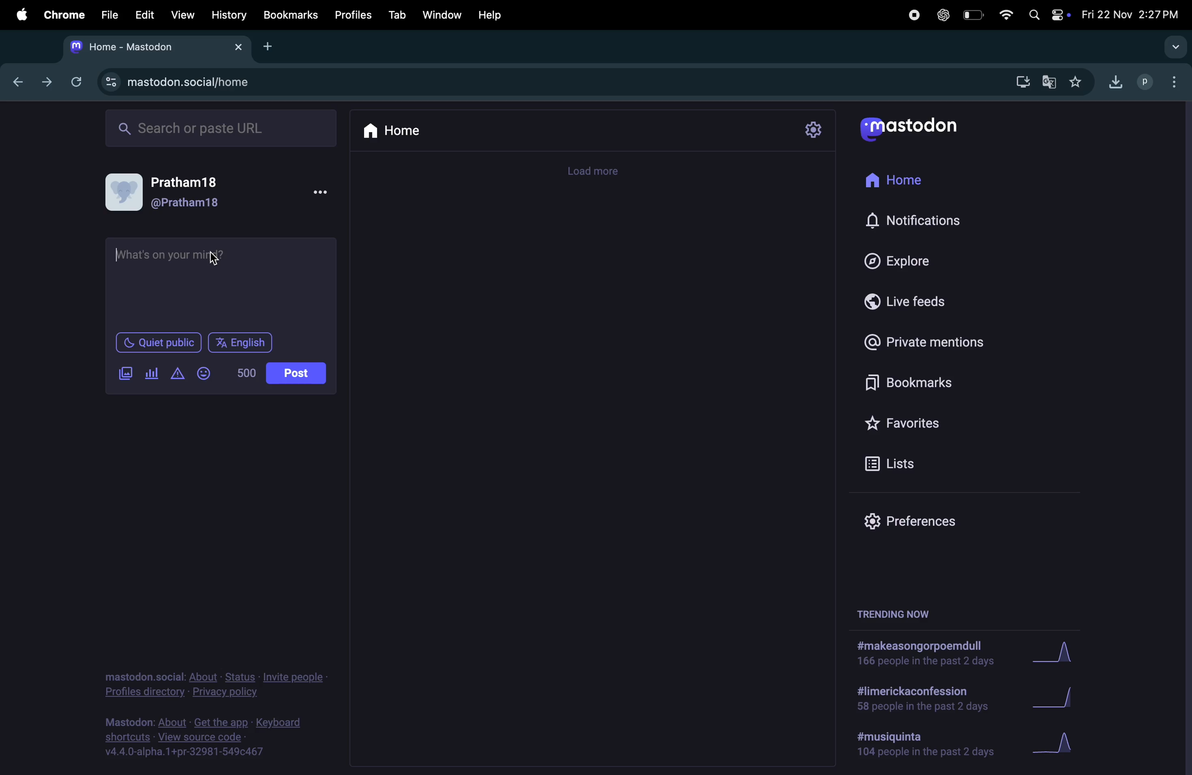 Image resolution: width=1192 pixels, height=775 pixels. I want to click on posts, so click(297, 372).